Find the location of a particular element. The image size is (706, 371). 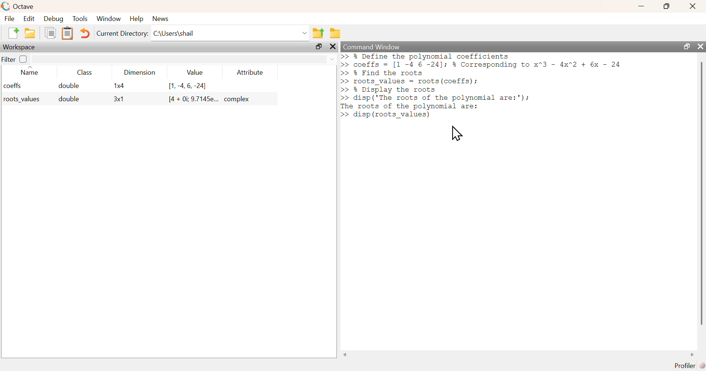

Profiler is located at coordinates (688, 365).